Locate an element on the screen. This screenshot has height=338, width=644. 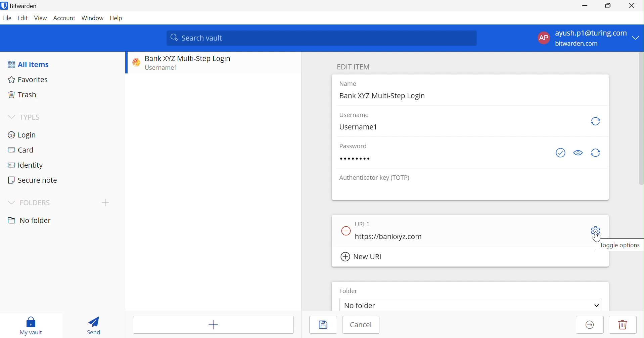
Search vault is located at coordinates (323, 38).